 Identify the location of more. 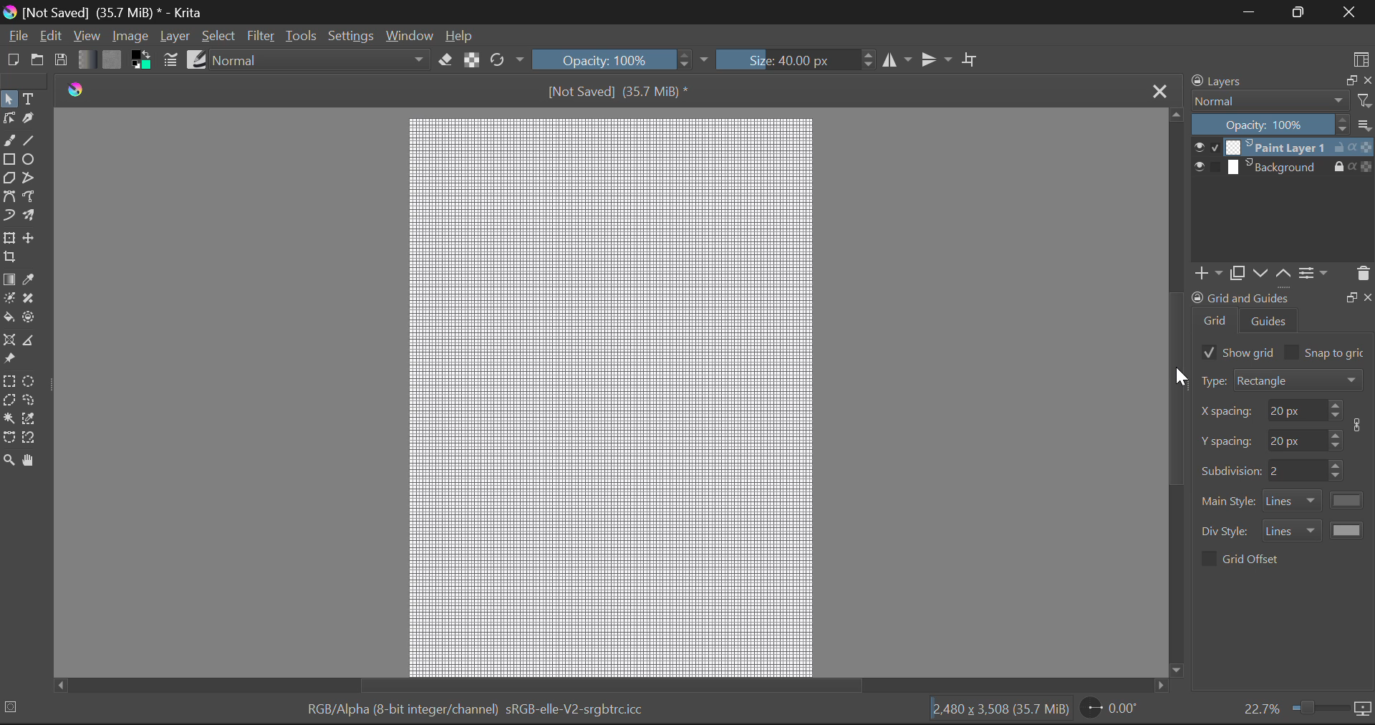
(1364, 124).